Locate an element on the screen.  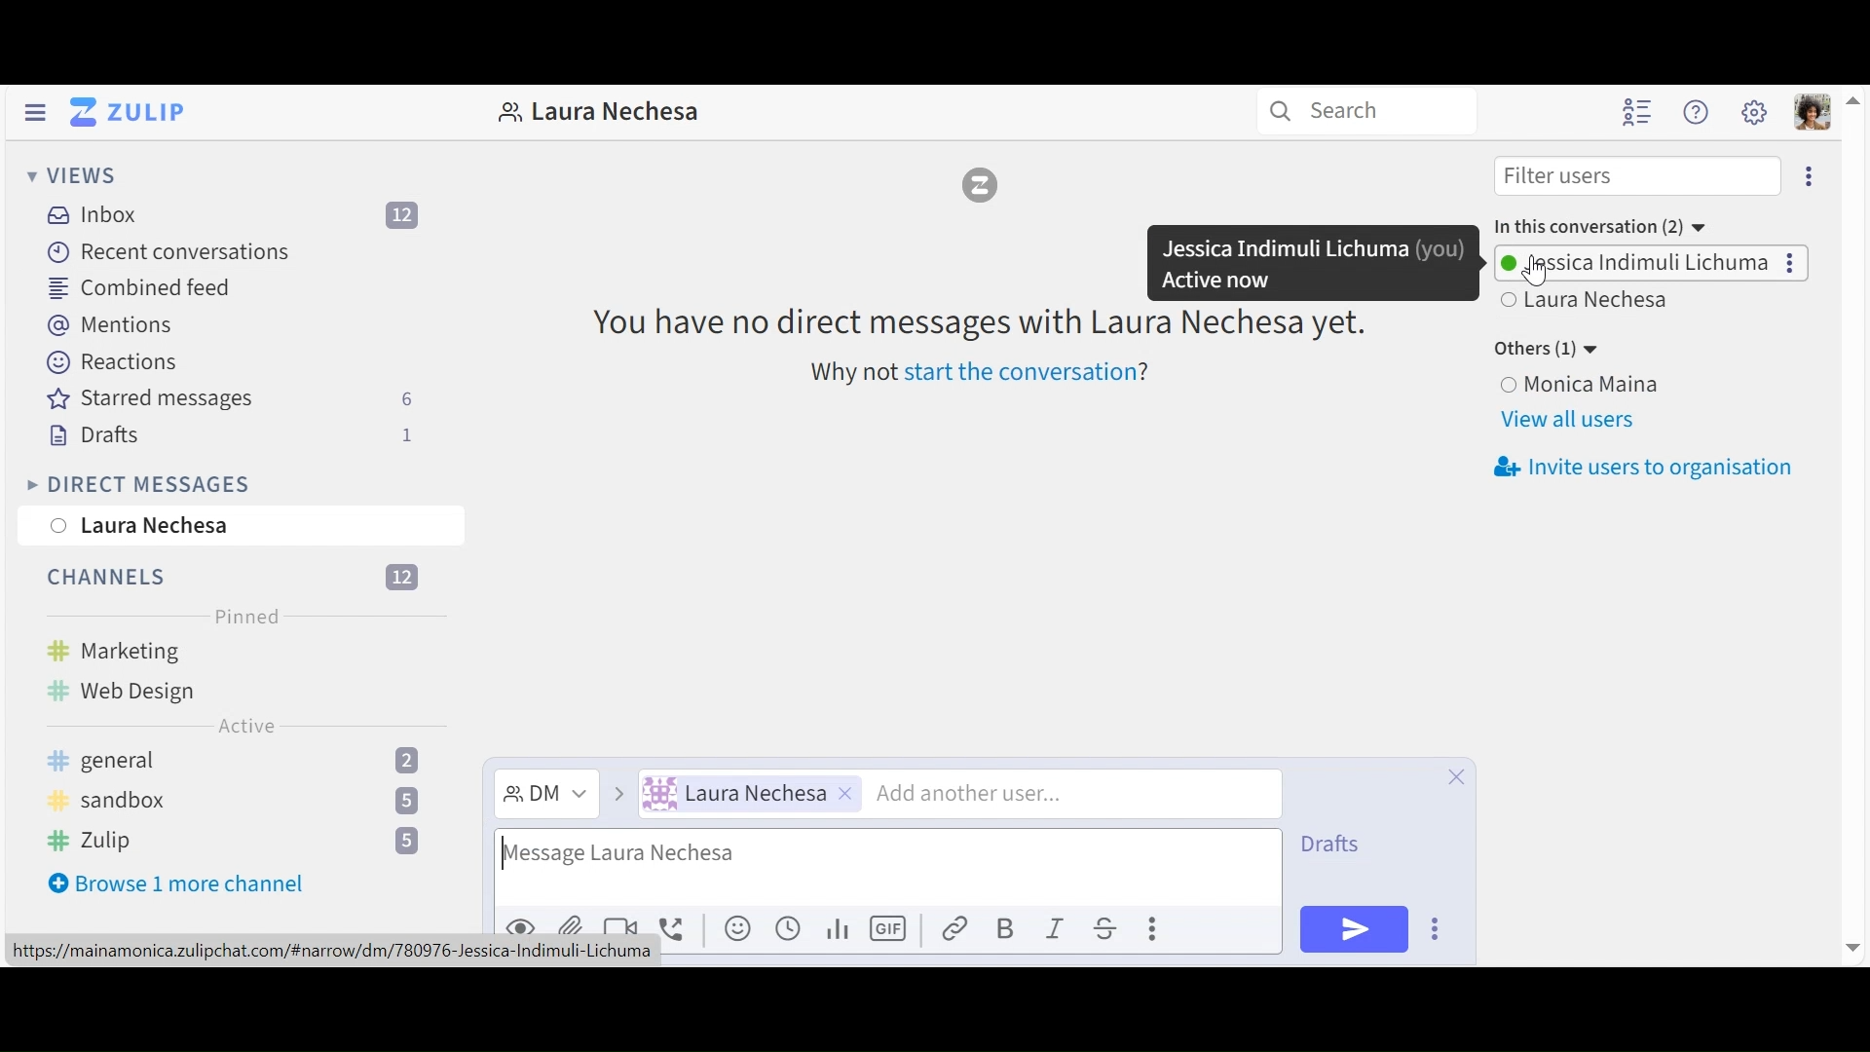
Compose message is located at coordinates (889, 868).